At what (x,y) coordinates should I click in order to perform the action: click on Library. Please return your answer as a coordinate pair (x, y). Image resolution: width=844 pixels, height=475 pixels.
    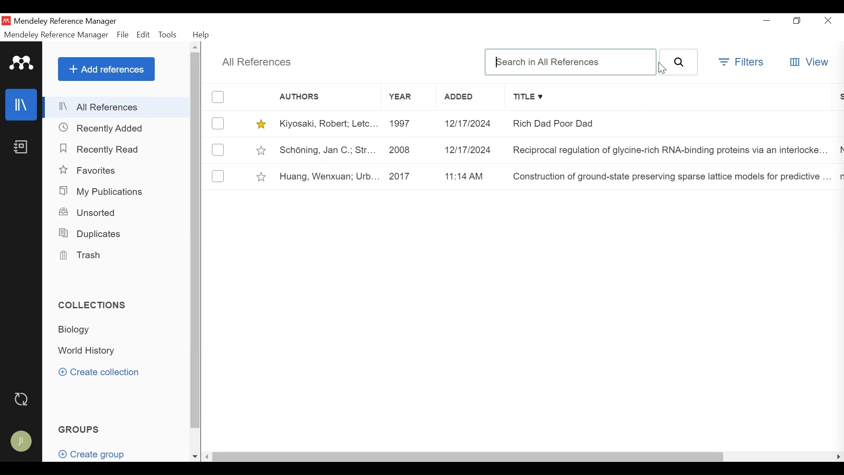
    Looking at the image, I should click on (22, 105).